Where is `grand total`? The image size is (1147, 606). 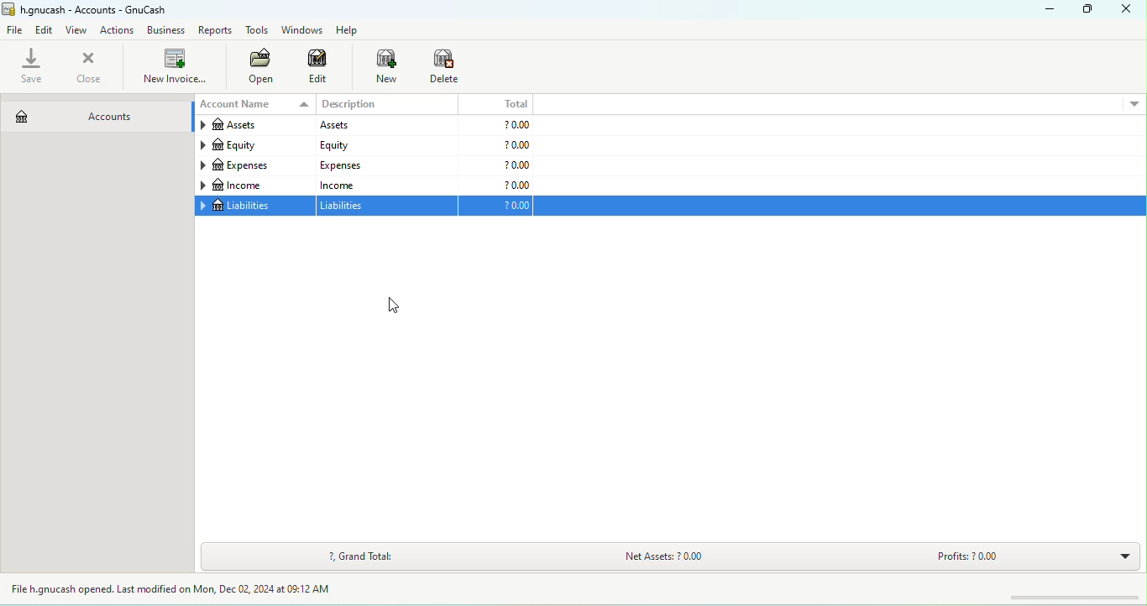 grand total is located at coordinates (361, 557).